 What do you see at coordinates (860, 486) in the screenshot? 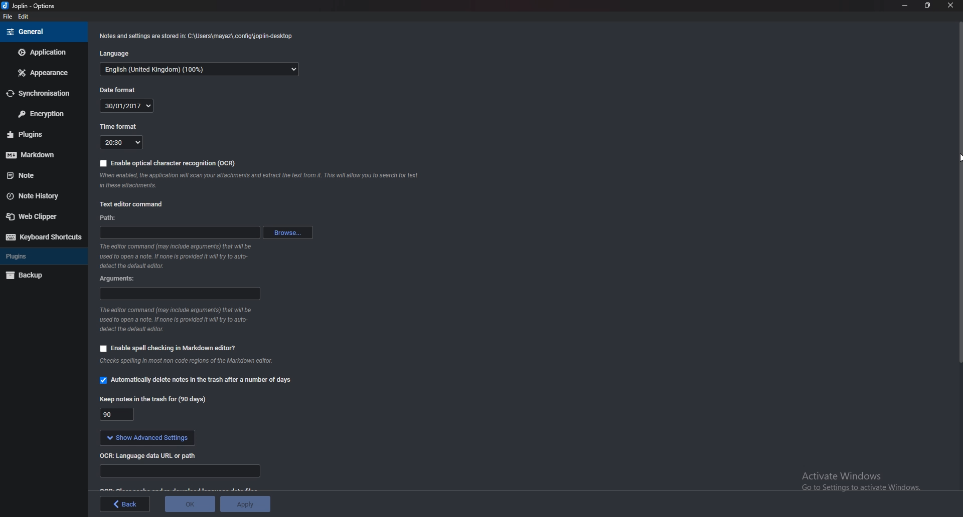
I see `activate windows` at bounding box center [860, 486].